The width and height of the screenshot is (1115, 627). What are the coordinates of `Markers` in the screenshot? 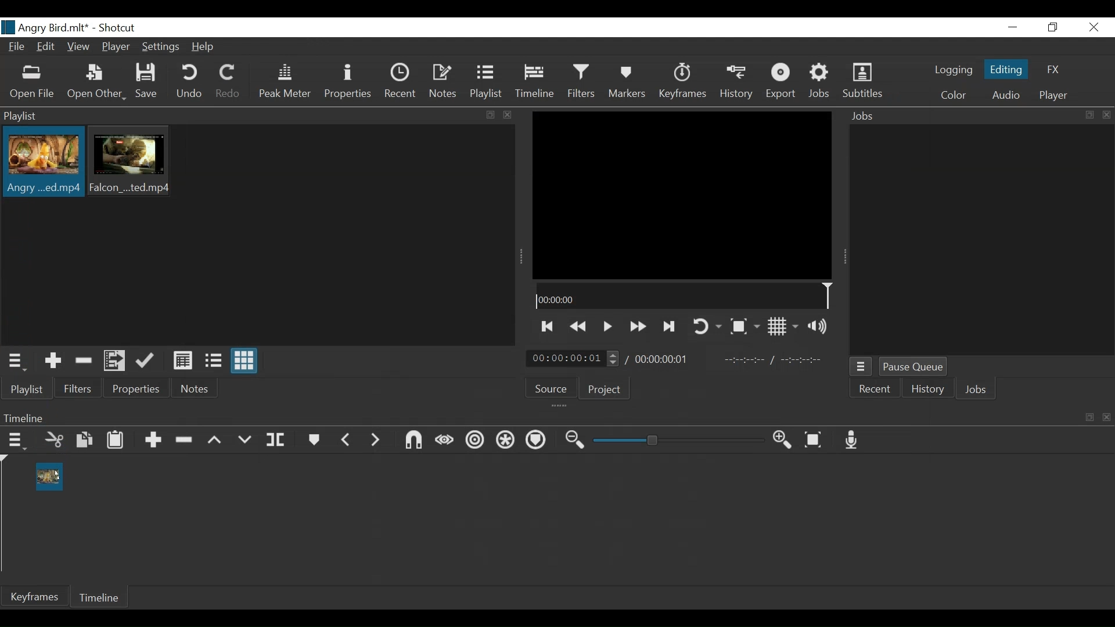 It's located at (627, 81).